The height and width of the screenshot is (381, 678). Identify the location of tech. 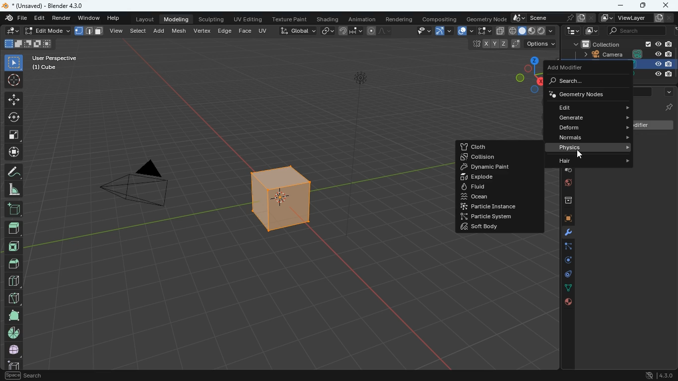
(571, 31).